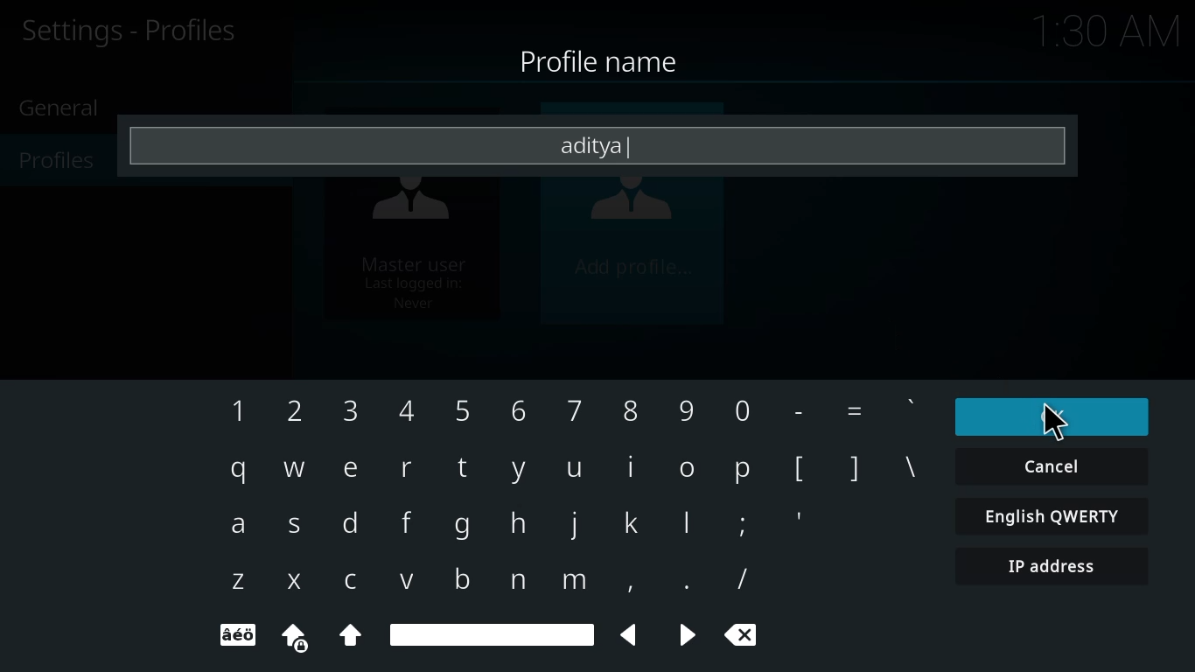 The width and height of the screenshot is (1195, 672). Describe the element at coordinates (353, 471) in the screenshot. I see `e` at that location.